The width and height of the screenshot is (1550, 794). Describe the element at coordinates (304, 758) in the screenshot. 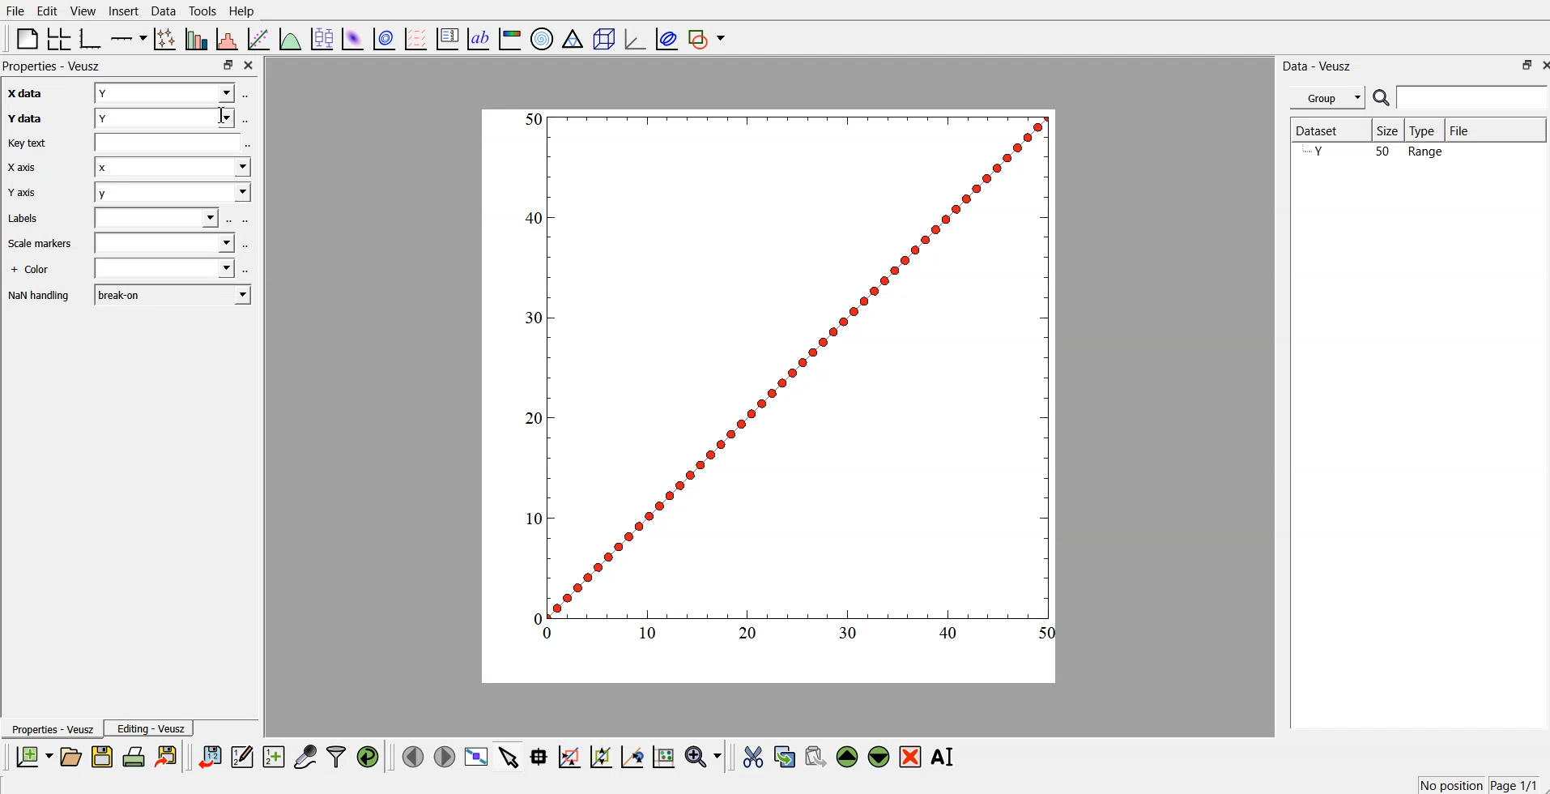

I see `capture remote data` at that location.